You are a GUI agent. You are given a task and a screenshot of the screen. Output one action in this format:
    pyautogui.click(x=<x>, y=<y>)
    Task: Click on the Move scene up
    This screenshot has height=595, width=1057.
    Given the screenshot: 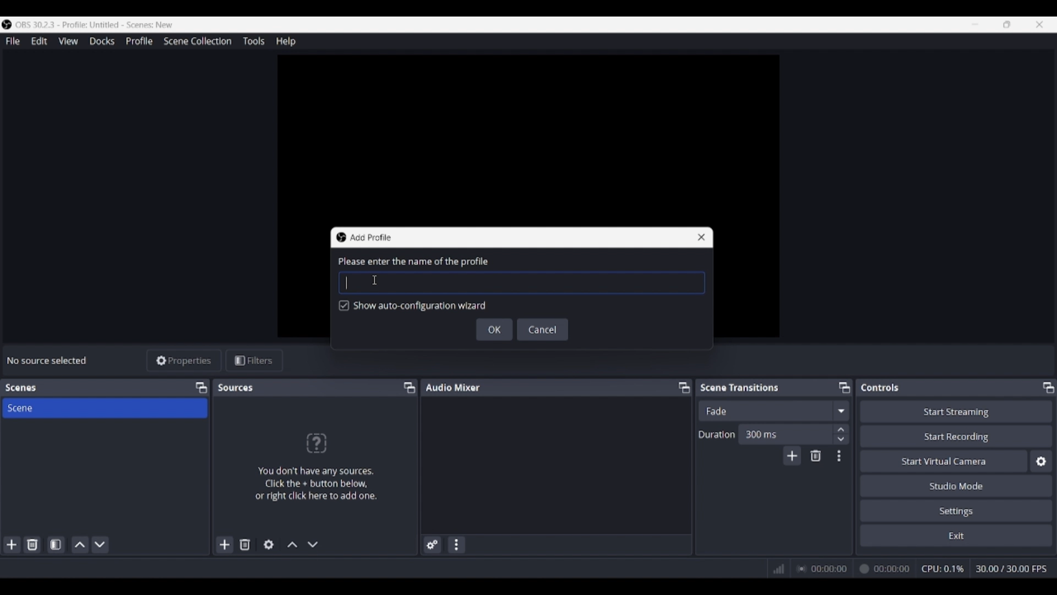 What is the action you would take?
    pyautogui.click(x=80, y=545)
    